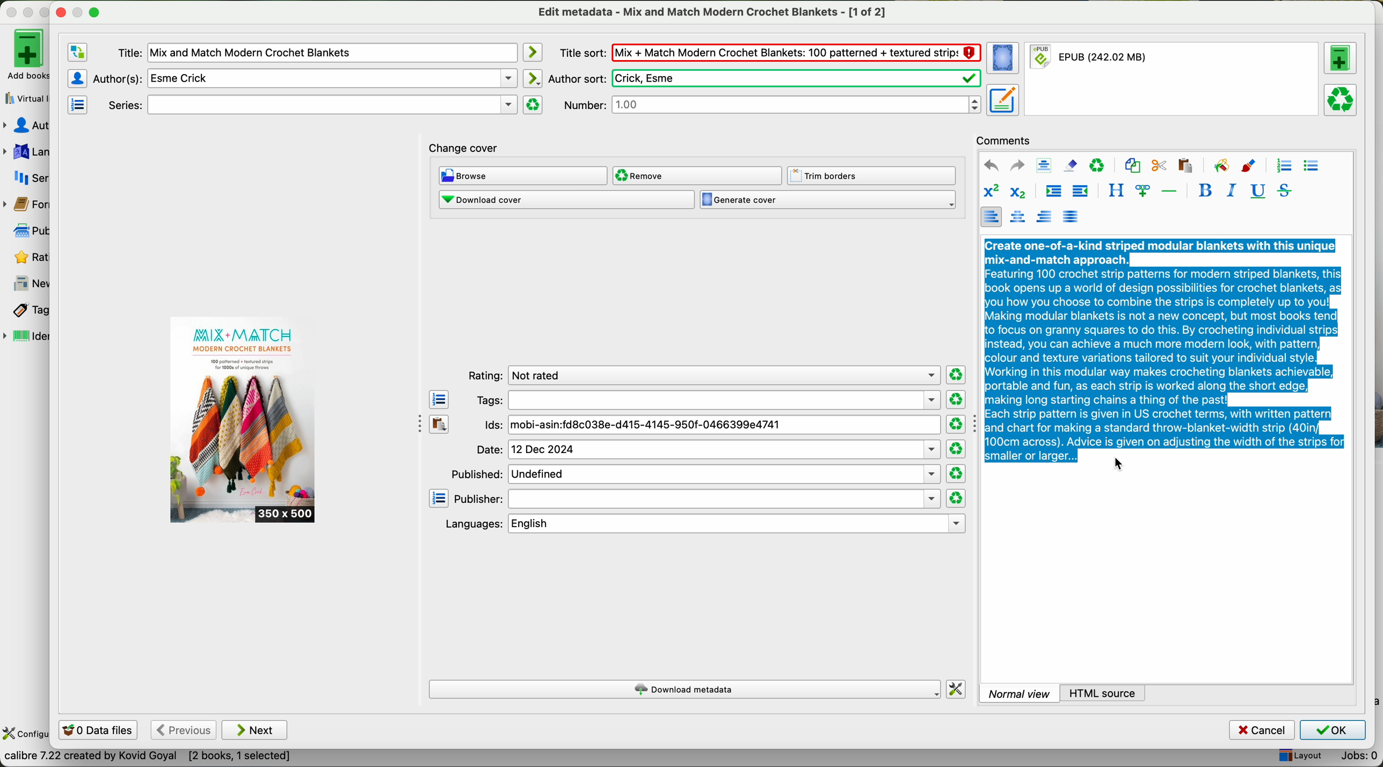 This screenshot has height=767, width=1383. I want to click on configure, so click(25, 734).